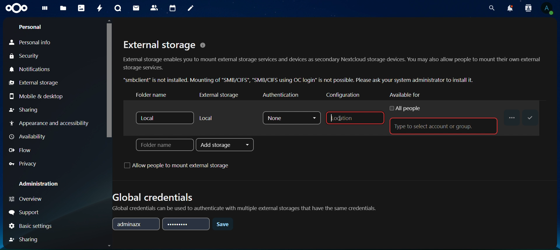  I want to click on files, so click(63, 9).